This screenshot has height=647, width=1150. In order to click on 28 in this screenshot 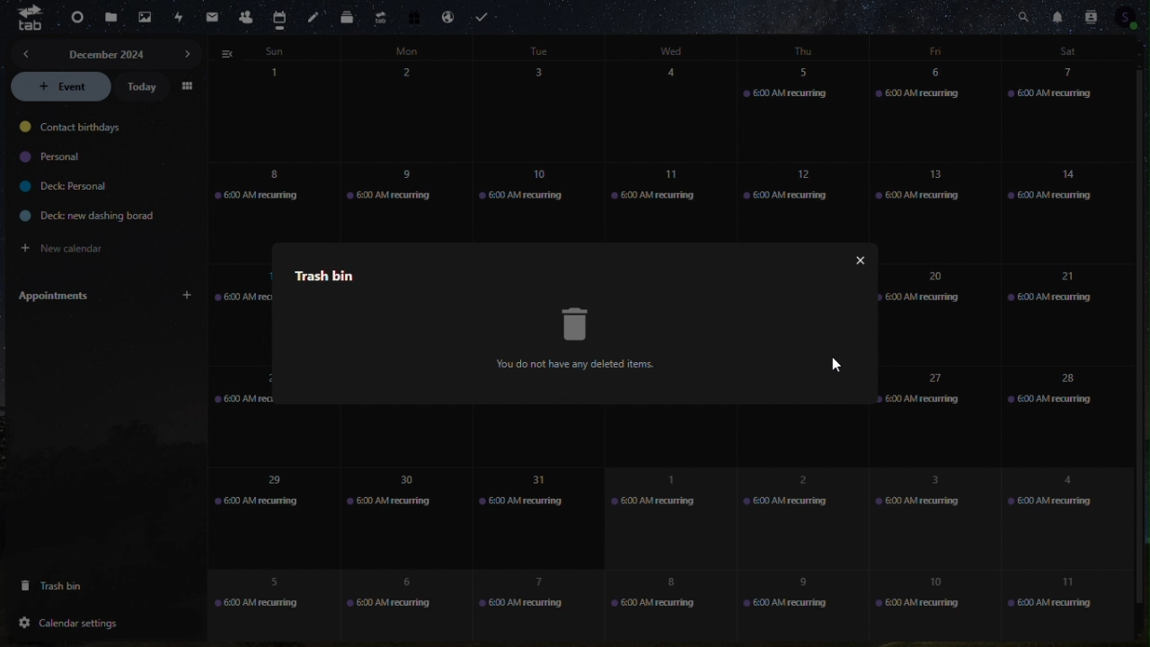, I will do `click(1066, 405)`.